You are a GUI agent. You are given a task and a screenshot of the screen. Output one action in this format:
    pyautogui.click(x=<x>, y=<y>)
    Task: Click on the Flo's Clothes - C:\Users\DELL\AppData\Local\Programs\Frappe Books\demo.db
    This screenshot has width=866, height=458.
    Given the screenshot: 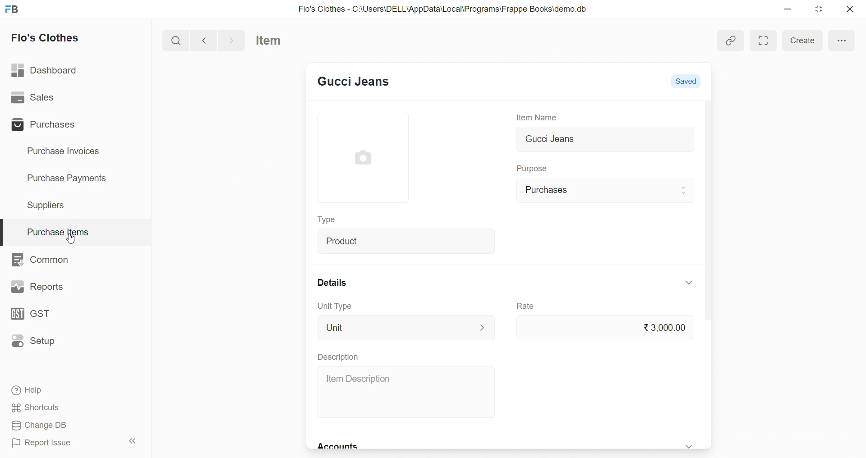 What is the action you would take?
    pyautogui.click(x=443, y=8)
    